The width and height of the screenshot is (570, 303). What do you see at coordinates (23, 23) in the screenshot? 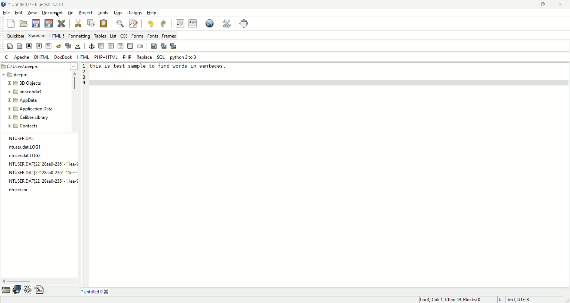
I see `open file` at bounding box center [23, 23].